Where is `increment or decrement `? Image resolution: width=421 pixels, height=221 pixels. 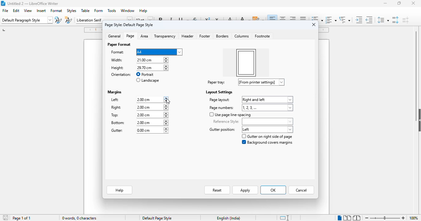 increment or decrement  is located at coordinates (167, 123).